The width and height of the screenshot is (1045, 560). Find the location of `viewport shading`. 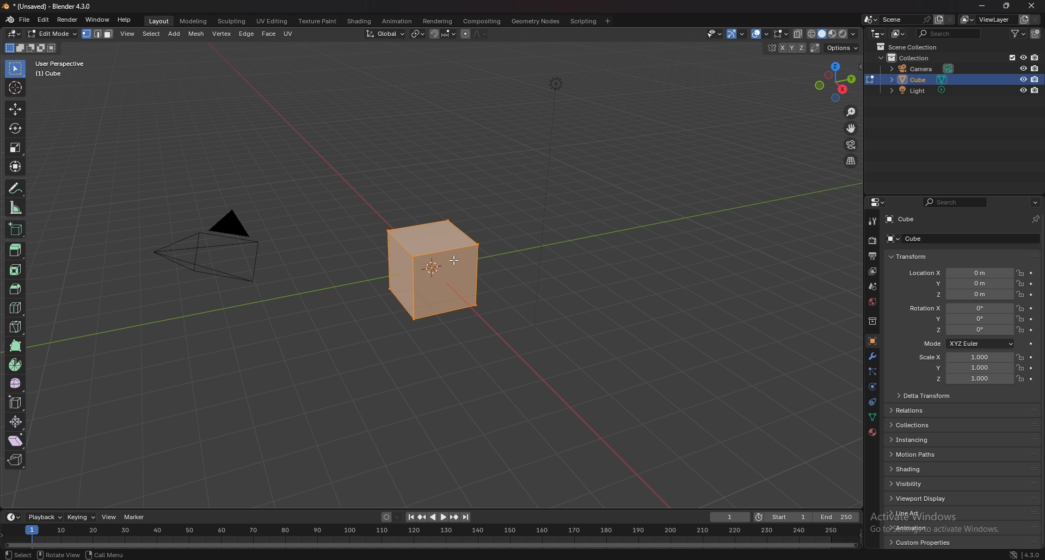

viewport shading is located at coordinates (832, 34).